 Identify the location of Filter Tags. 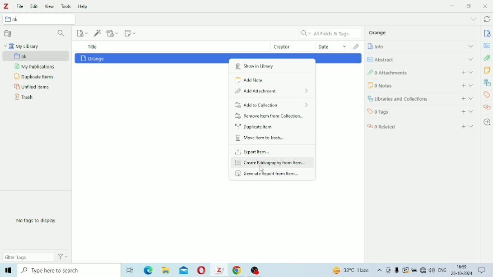
(28, 257).